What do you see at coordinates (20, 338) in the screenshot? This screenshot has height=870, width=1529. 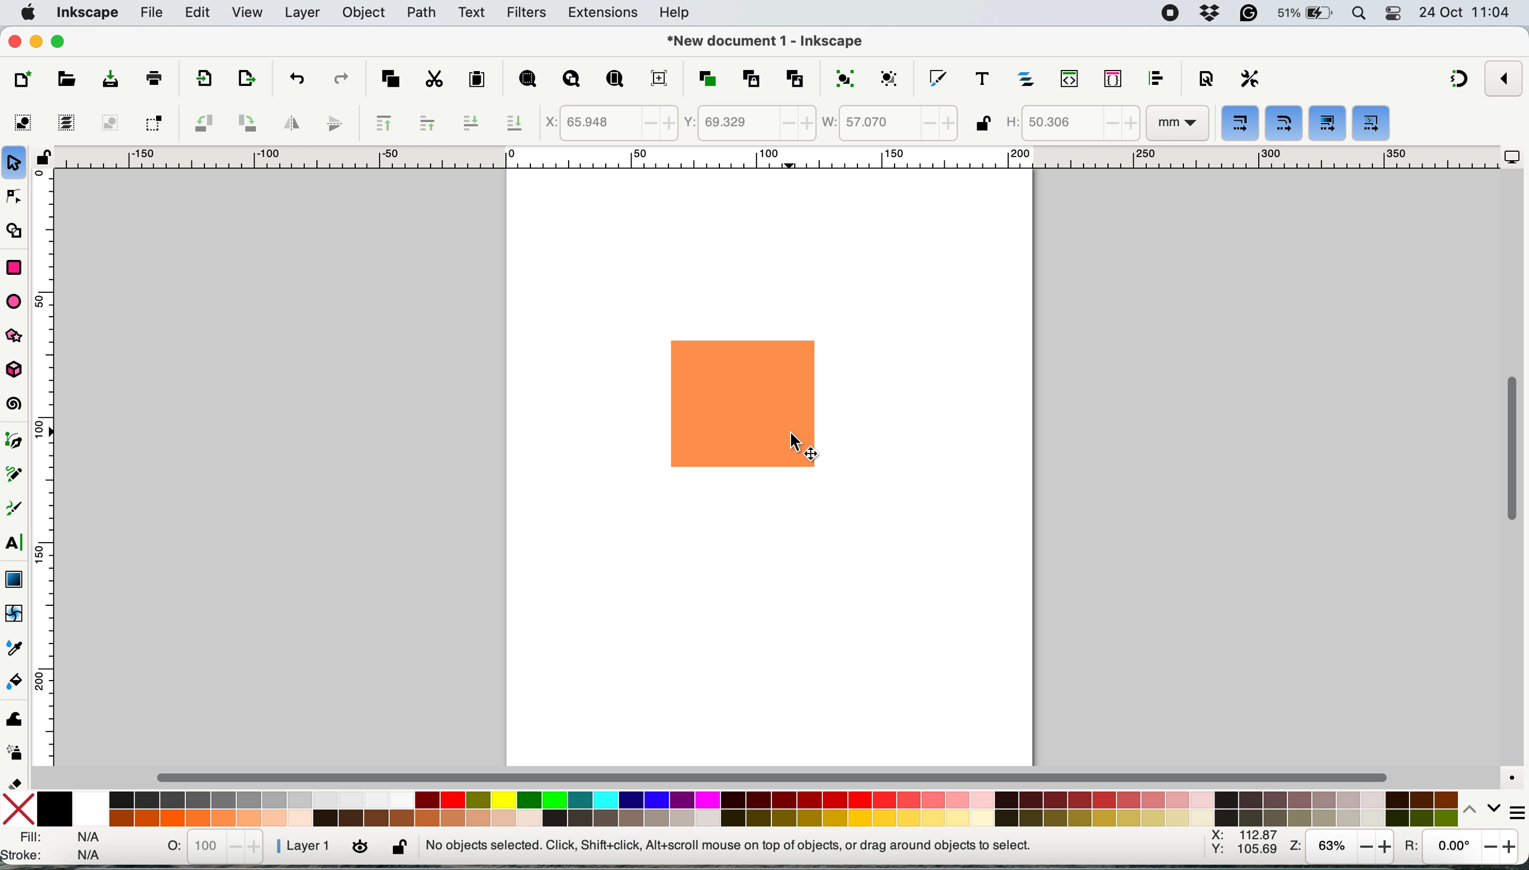 I see `star and polygon tool` at bounding box center [20, 338].